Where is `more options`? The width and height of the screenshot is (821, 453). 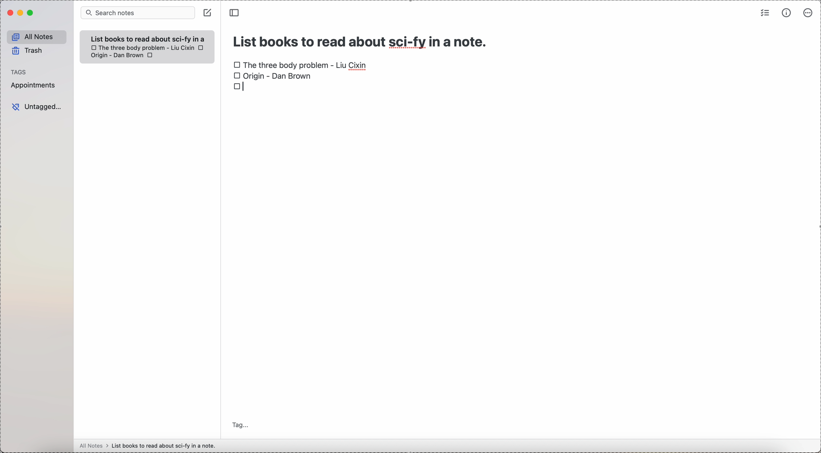 more options is located at coordinates (807, 13).